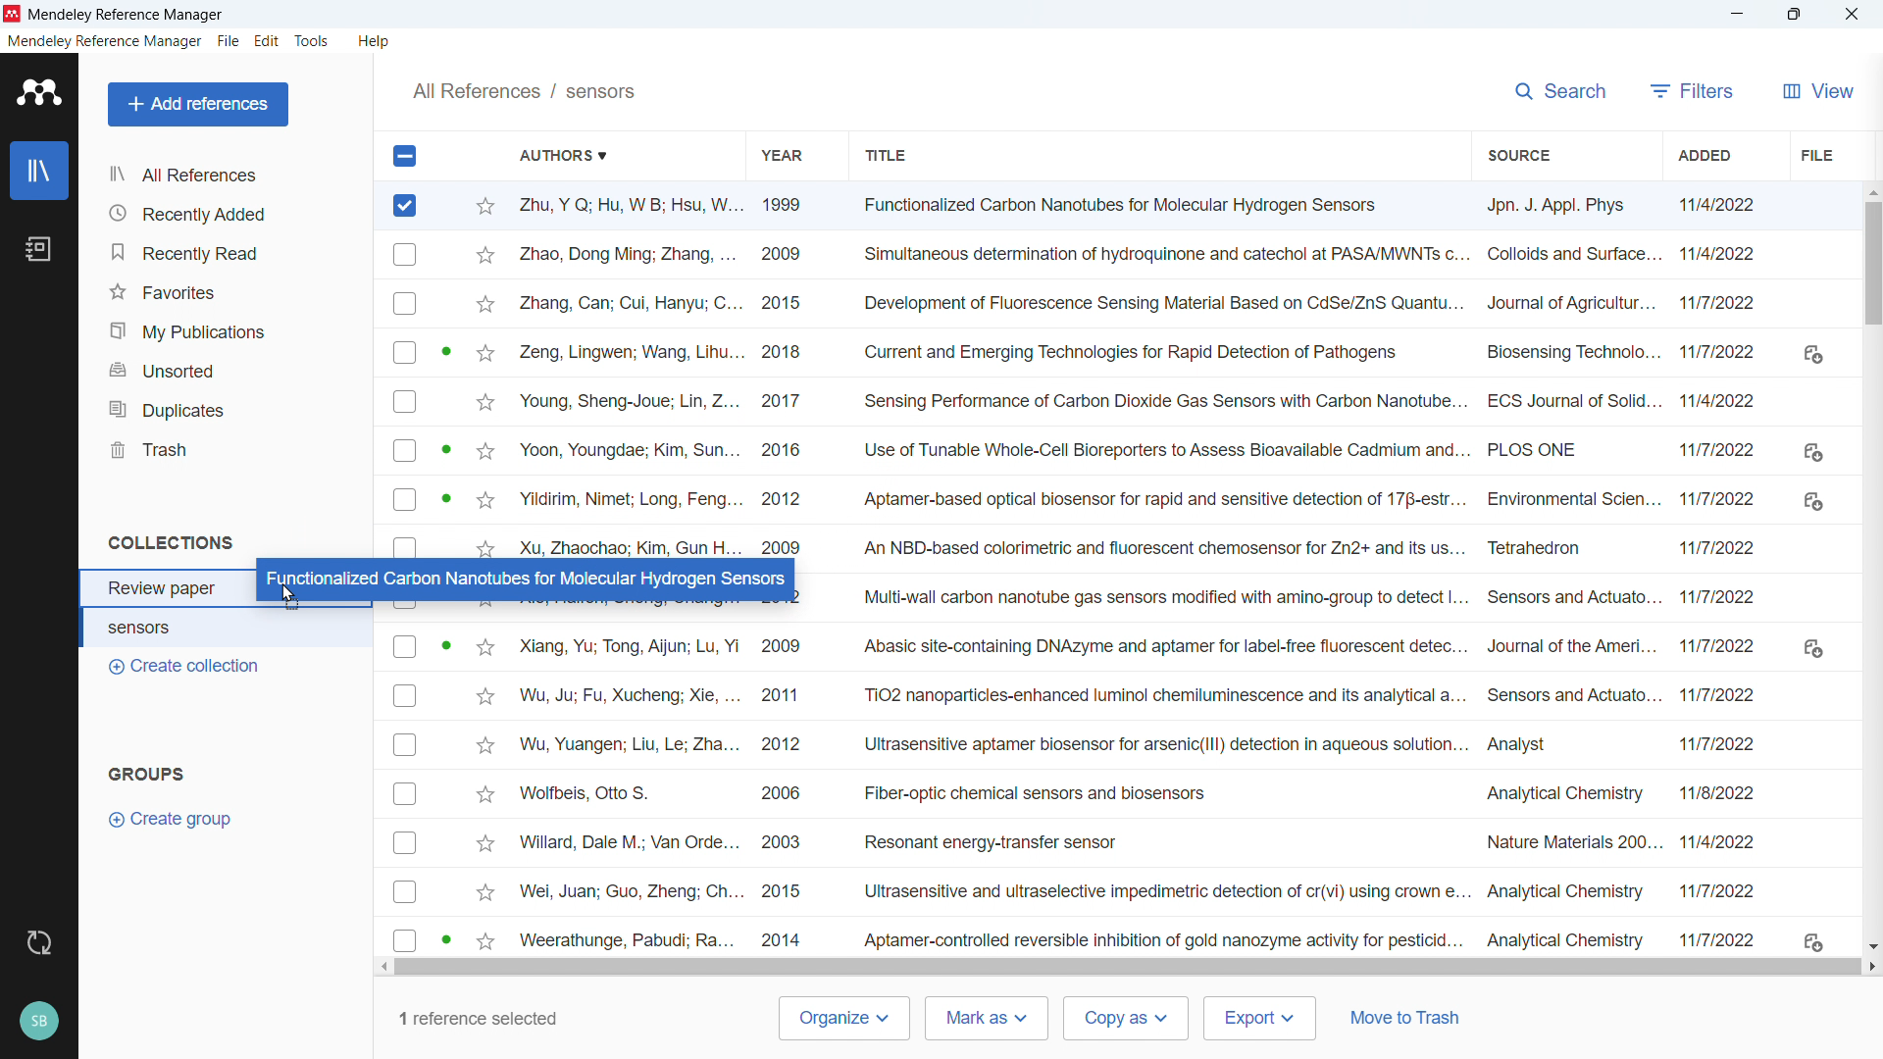 The height and width of the screenshot is (1059, 1883). I want to click on Year of publication of individual entries , so click(785, 790).